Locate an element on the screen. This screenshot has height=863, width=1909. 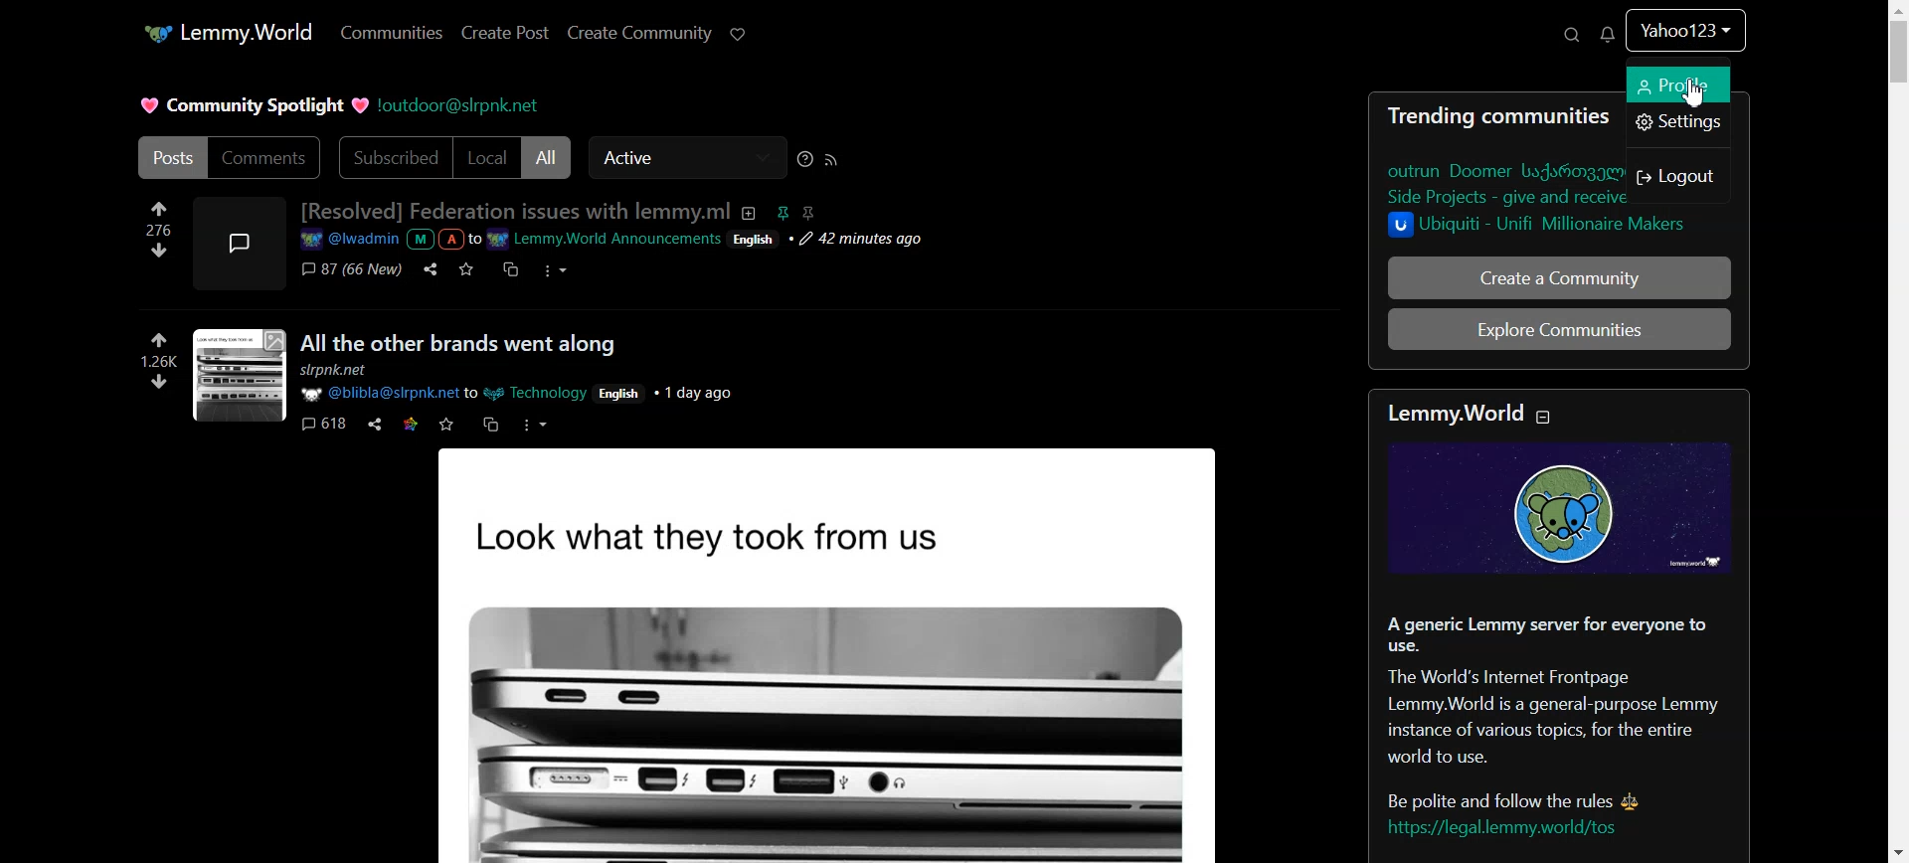
thumbnail is located at coordinates (239, 376).